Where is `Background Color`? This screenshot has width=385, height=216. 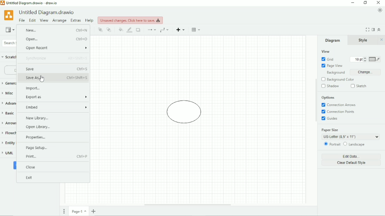
Background Color is located at coordinates (337, 80).